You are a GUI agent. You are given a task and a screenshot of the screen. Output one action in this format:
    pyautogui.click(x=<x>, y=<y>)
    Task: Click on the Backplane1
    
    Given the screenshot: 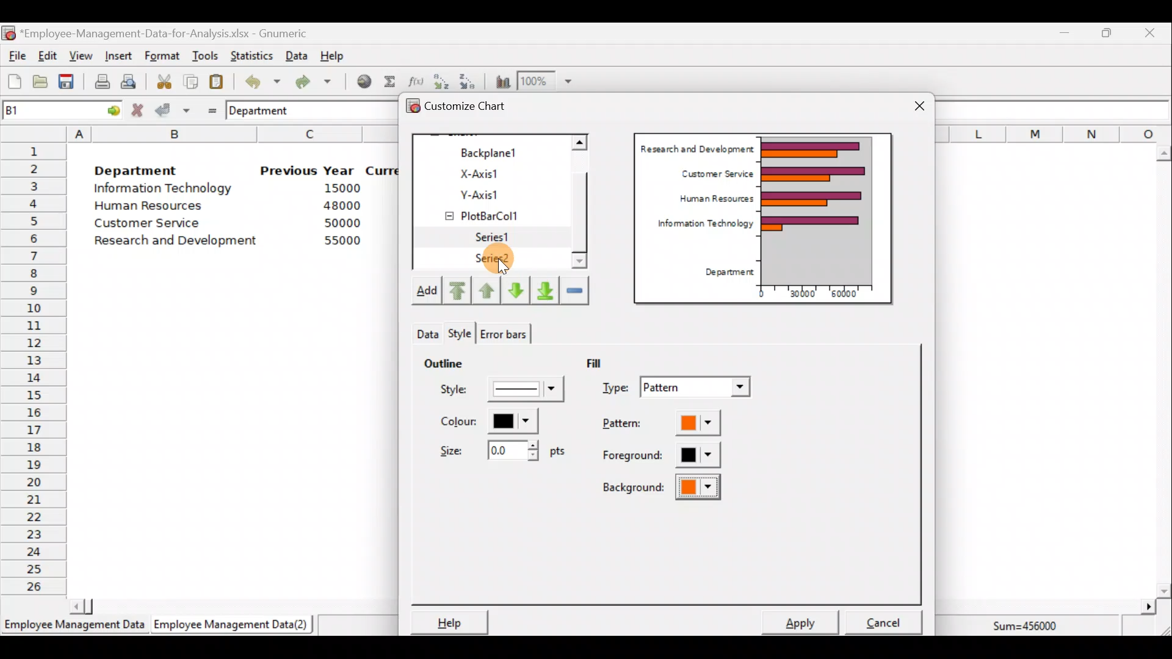 What is the action you would take?
    pyautogui.click(x=494, y=151)
    